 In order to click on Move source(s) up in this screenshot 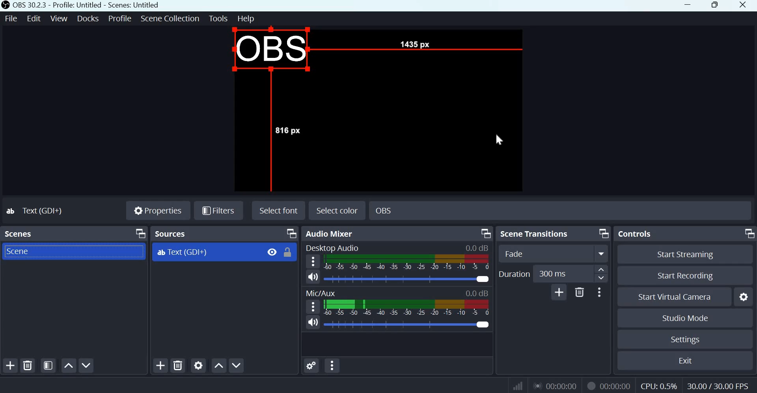, I will do `click(219, 366)`.